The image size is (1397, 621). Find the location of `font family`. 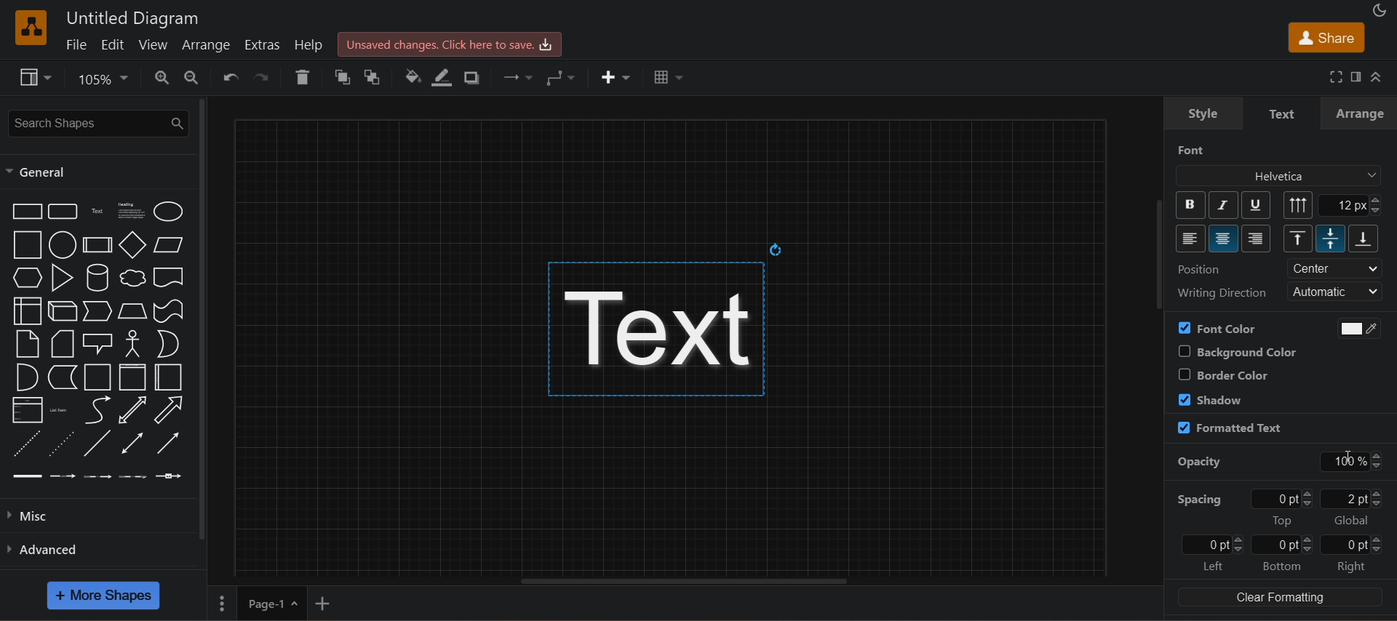

font family is located at coordinates (1281, 176).